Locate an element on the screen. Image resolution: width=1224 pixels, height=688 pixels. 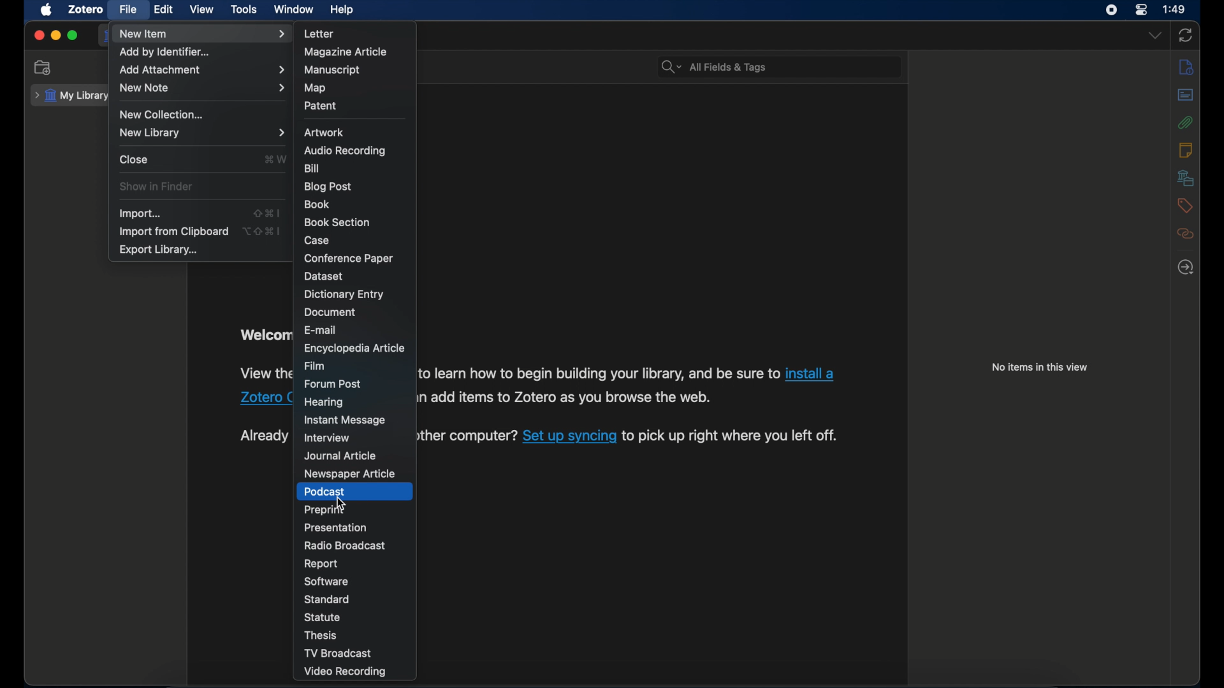
import is located at coordinates (142, 213).